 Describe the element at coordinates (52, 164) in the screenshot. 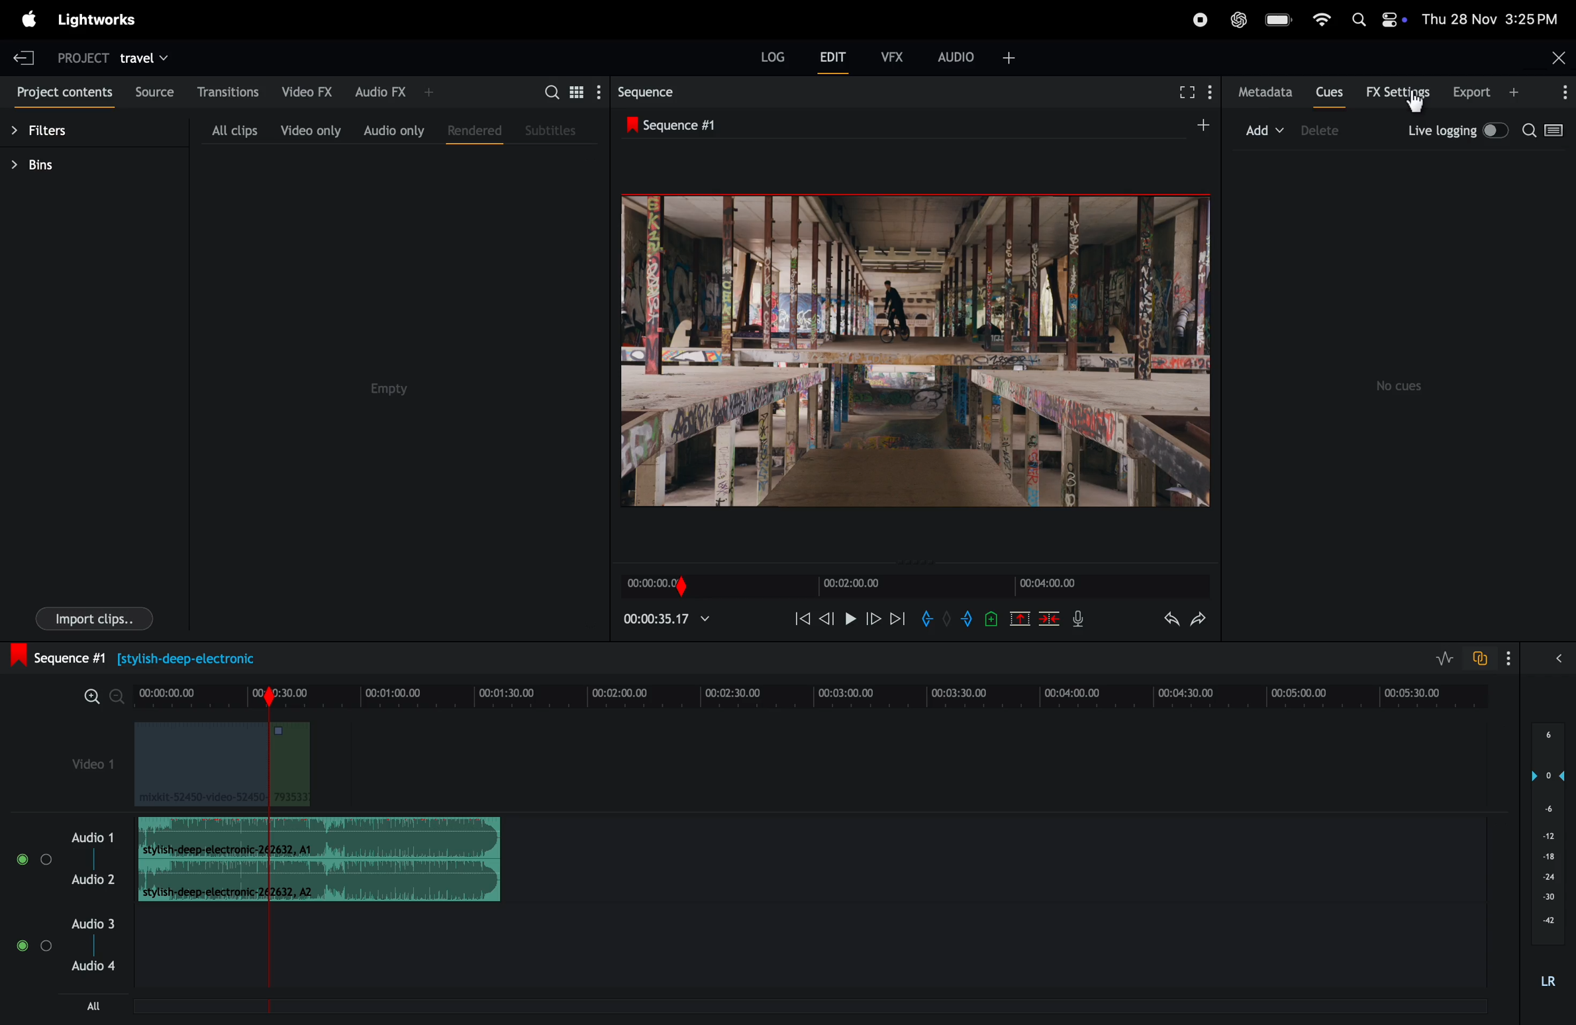

I see `bins` at that location.